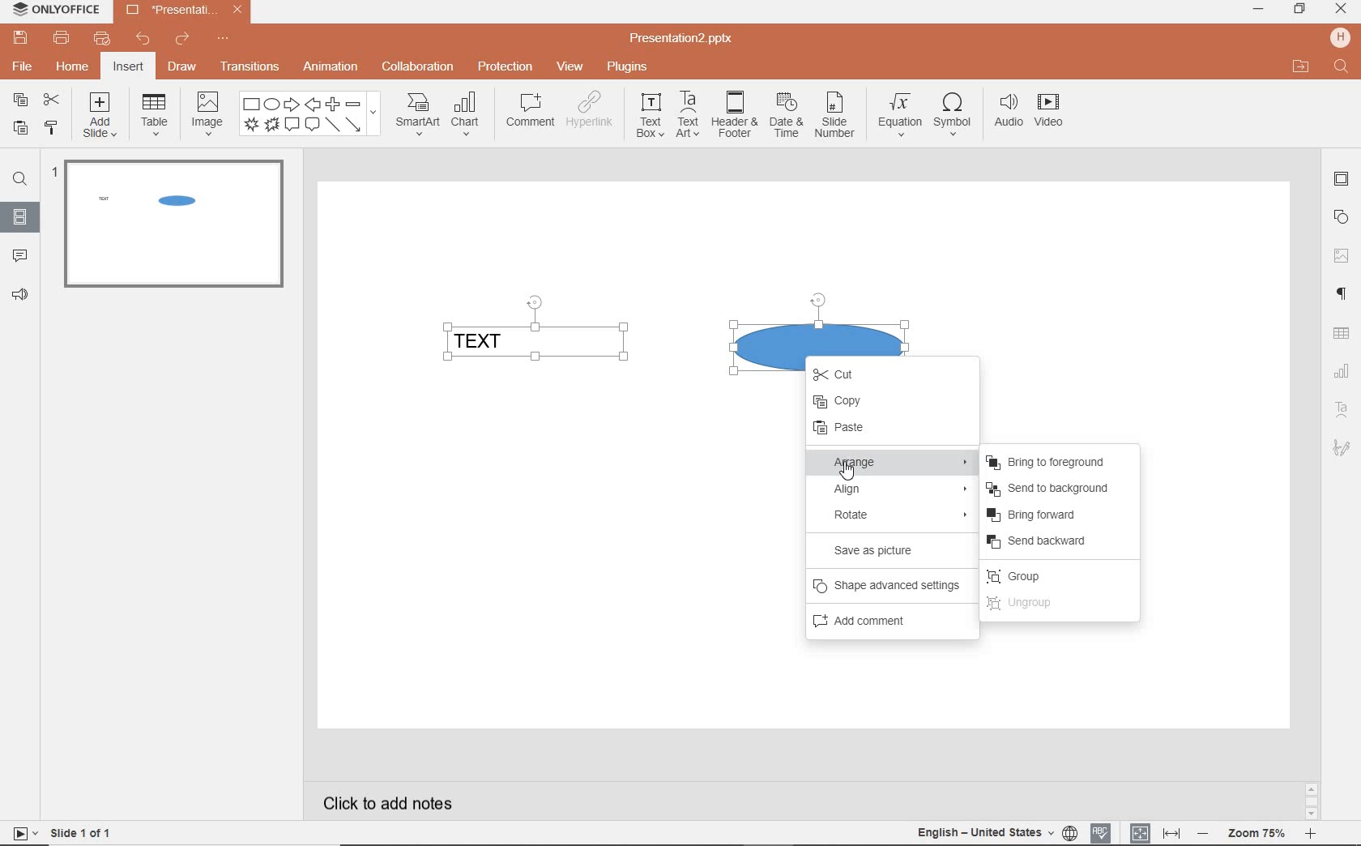 The image size is (1361, 846). What do you see at coordinates (1339, 450) in the screenshot?
I see `TEXT ART` at bounding box center [1339, 450].